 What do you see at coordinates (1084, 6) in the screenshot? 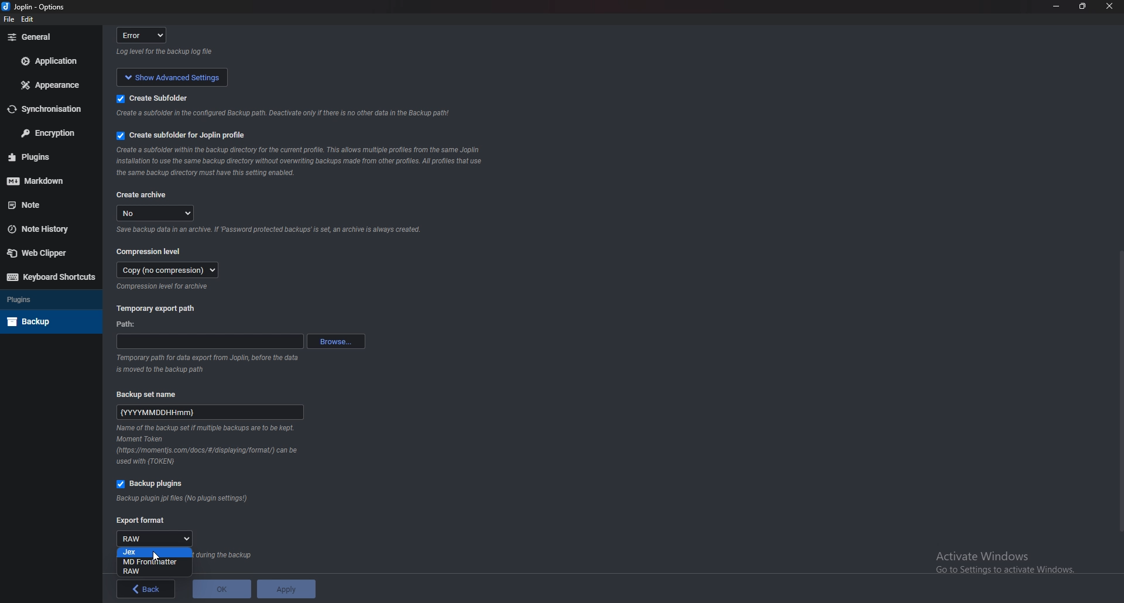
I see `Resize` at bounding box center [1084, 6].